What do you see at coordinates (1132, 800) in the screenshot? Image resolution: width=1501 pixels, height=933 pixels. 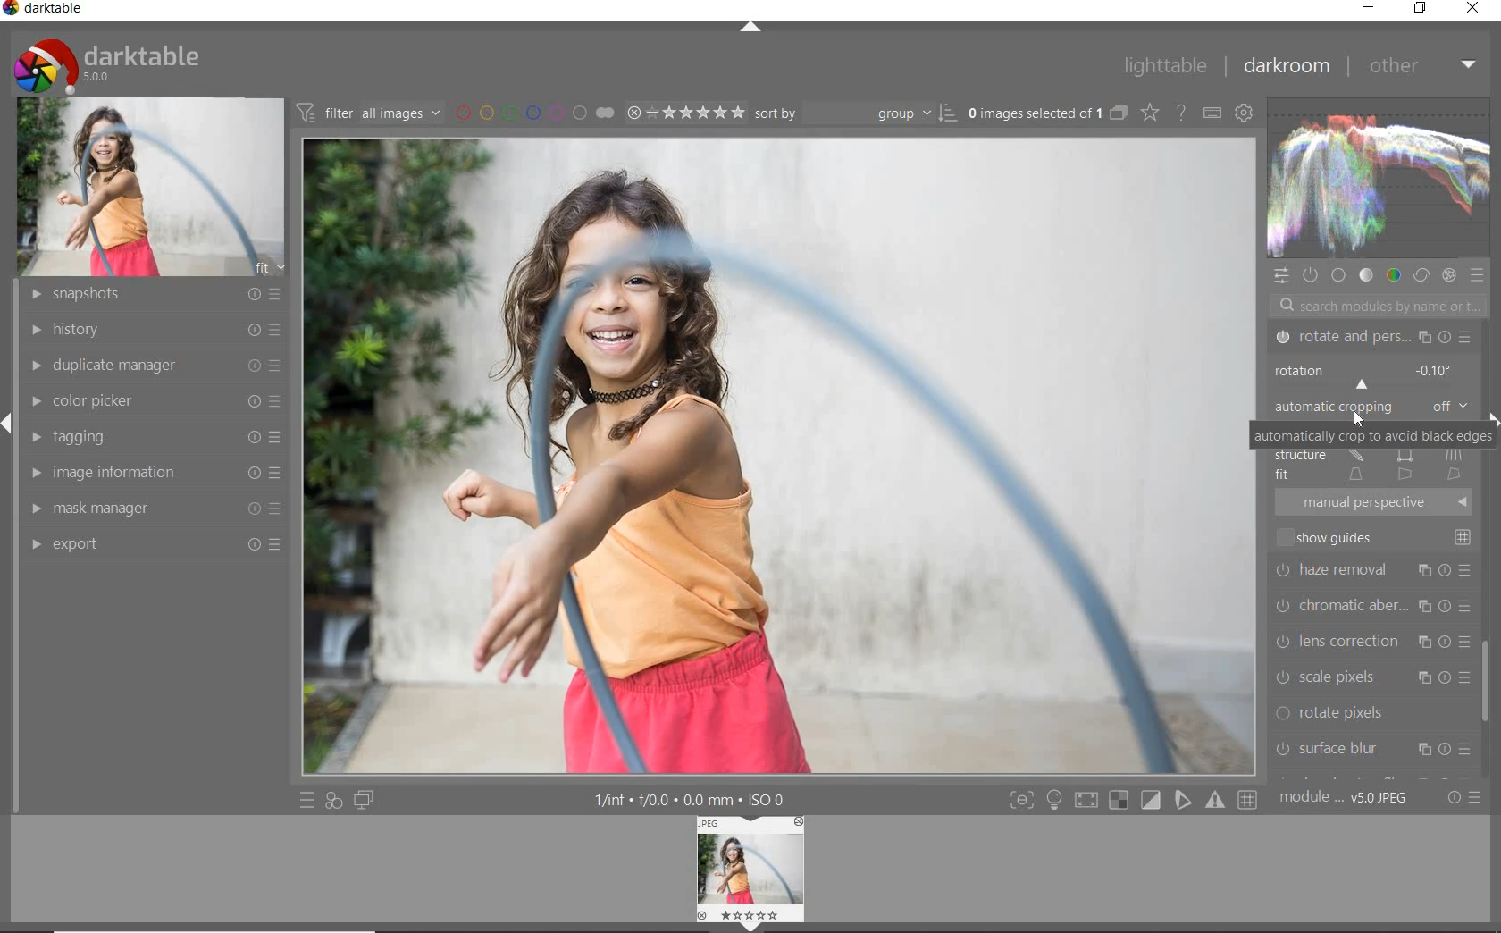 I see `toggle mode` at bounding box center [1132, 800].